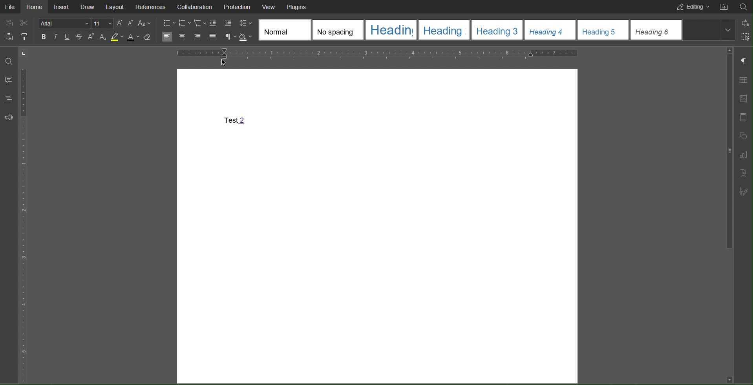 The height and width of the screenshot is (385, 753). Describe the element at coordinates (744, 7) in the screenshot. I see `Search` at that location.